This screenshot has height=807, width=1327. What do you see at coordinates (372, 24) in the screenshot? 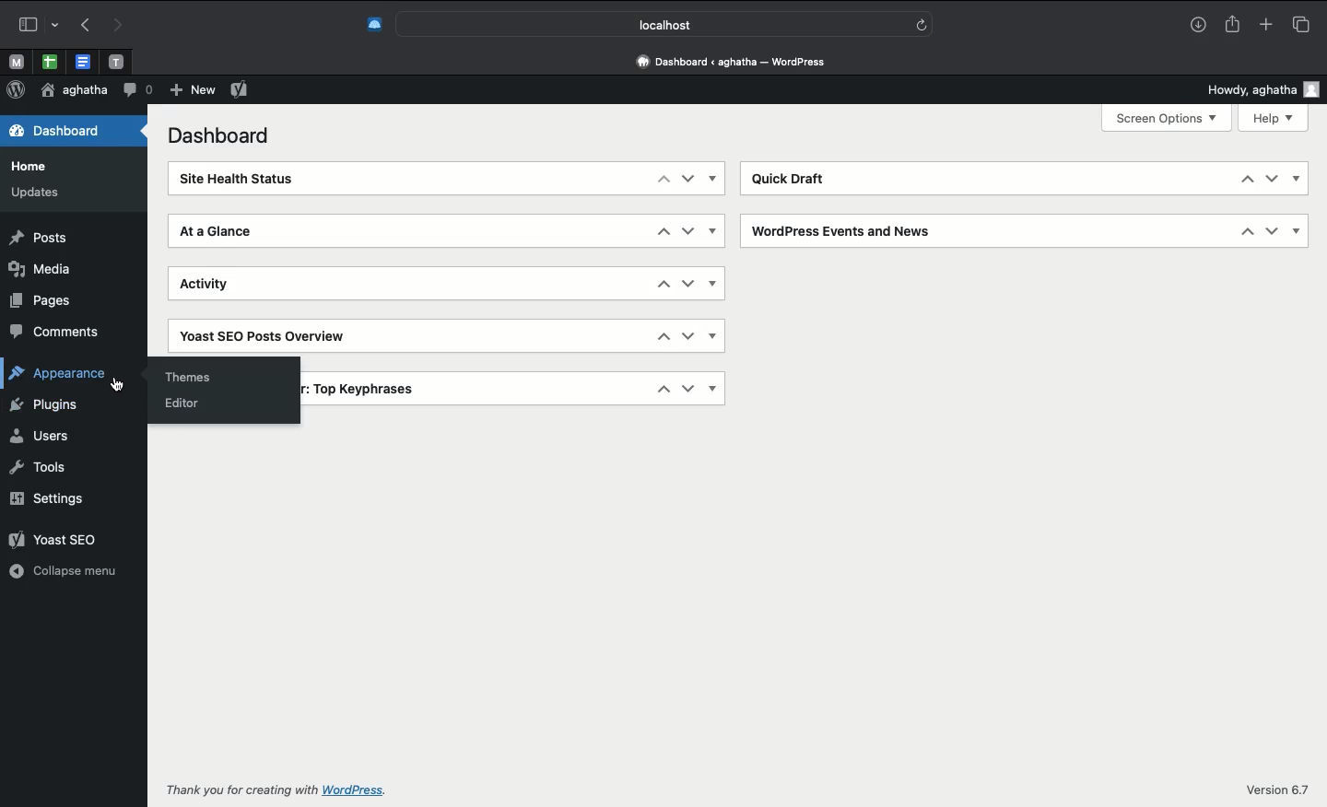
I see `Extensions` at bounding box center [372, 24].